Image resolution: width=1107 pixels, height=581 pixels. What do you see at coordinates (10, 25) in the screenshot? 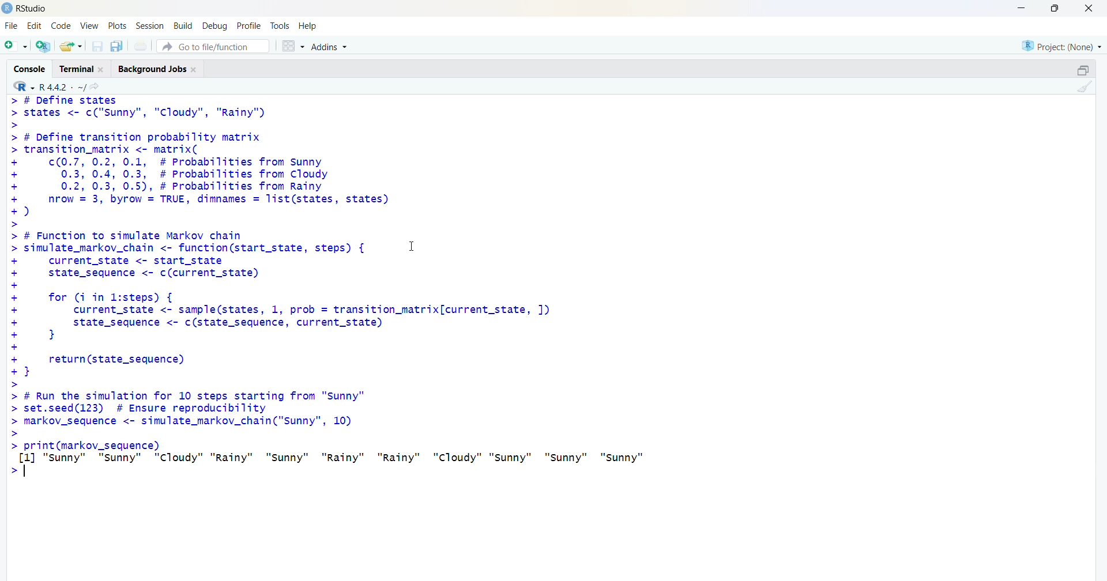
I see `file` at bounding box center [10, 25].